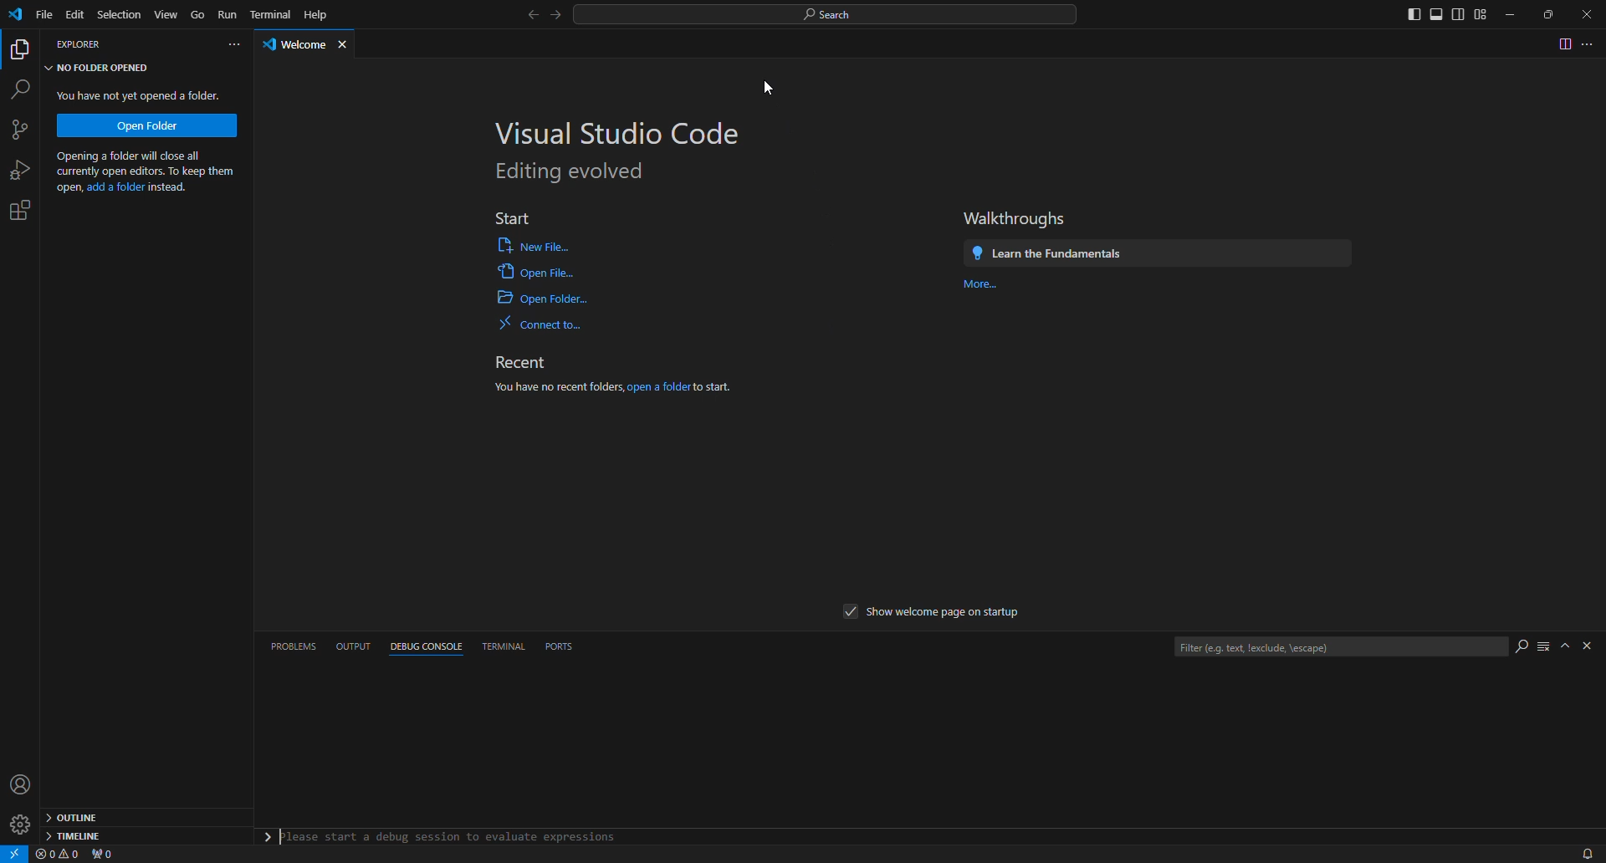 The image size is (1606, 863). I want to click on Help, so click(320, 15).